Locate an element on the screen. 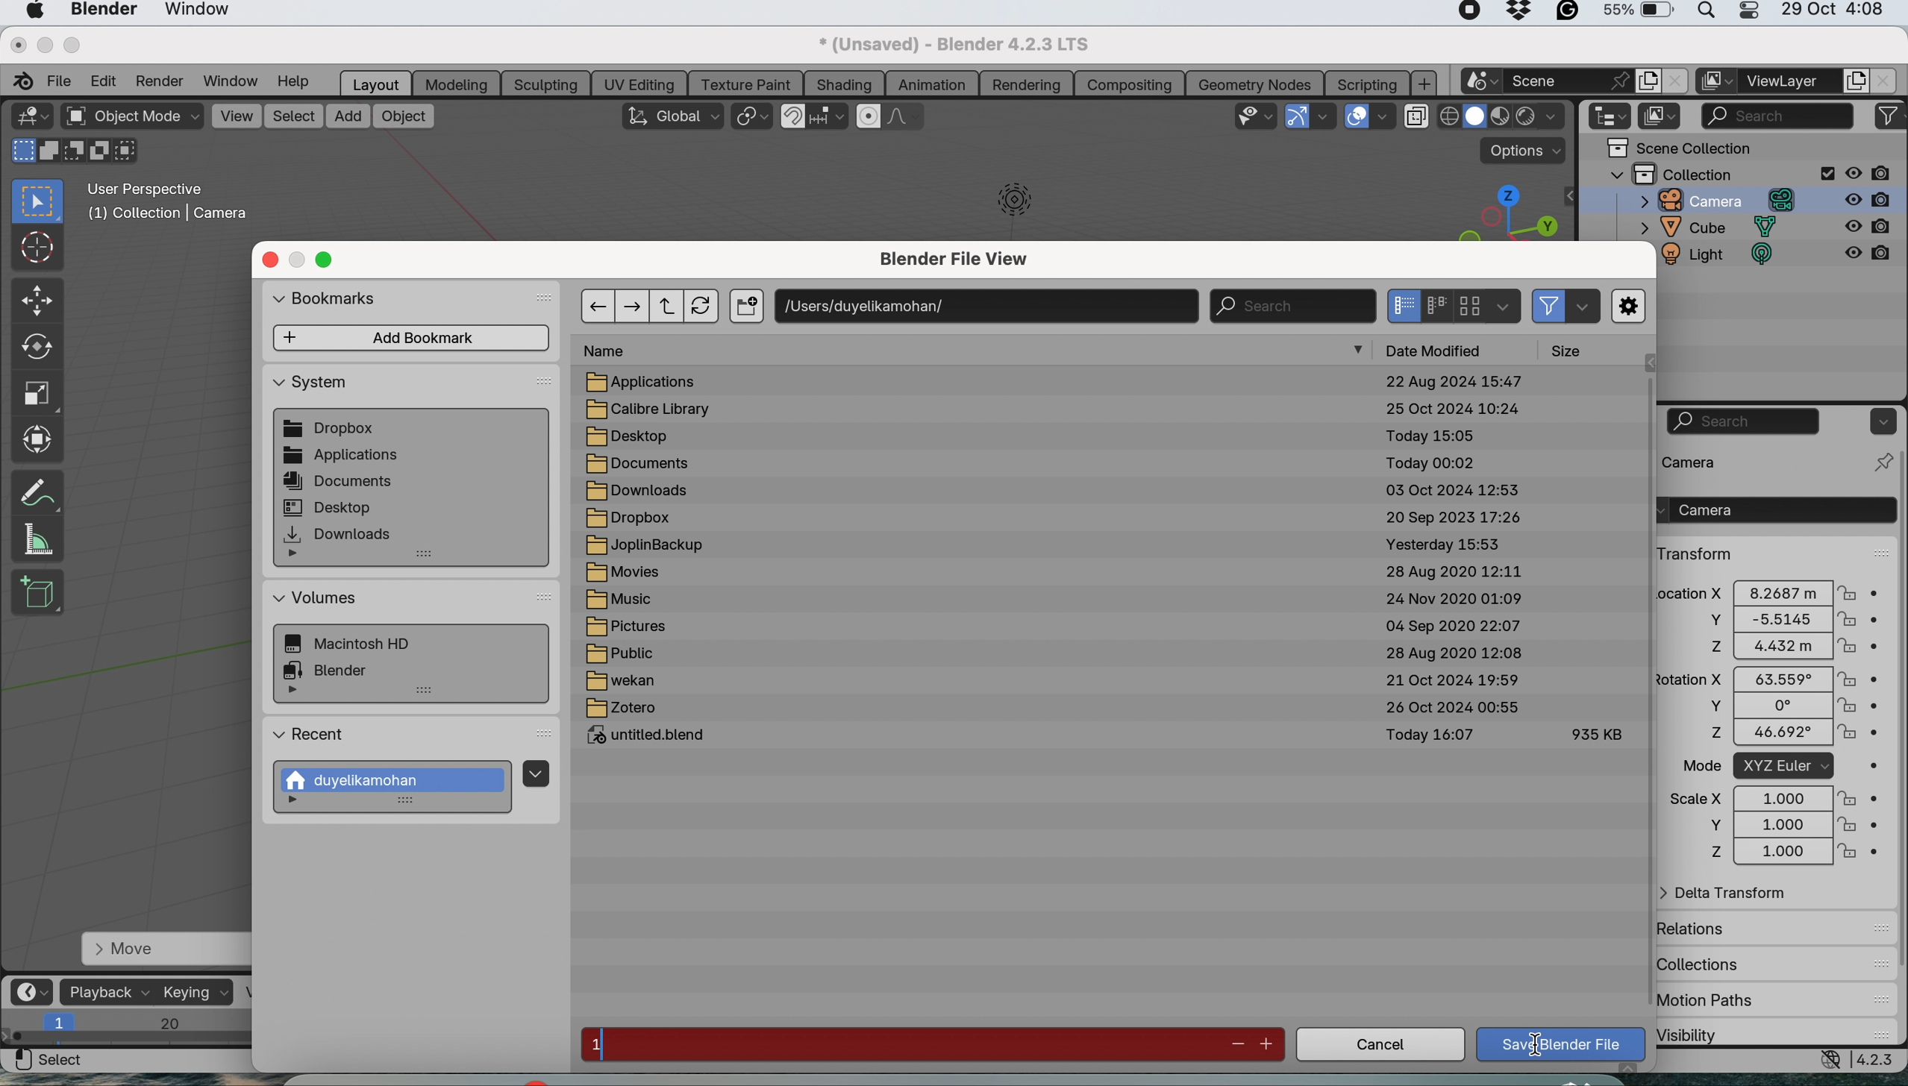 This screenshot has width=1908, height=1086. preset views is located at coordinates (1498, 212).